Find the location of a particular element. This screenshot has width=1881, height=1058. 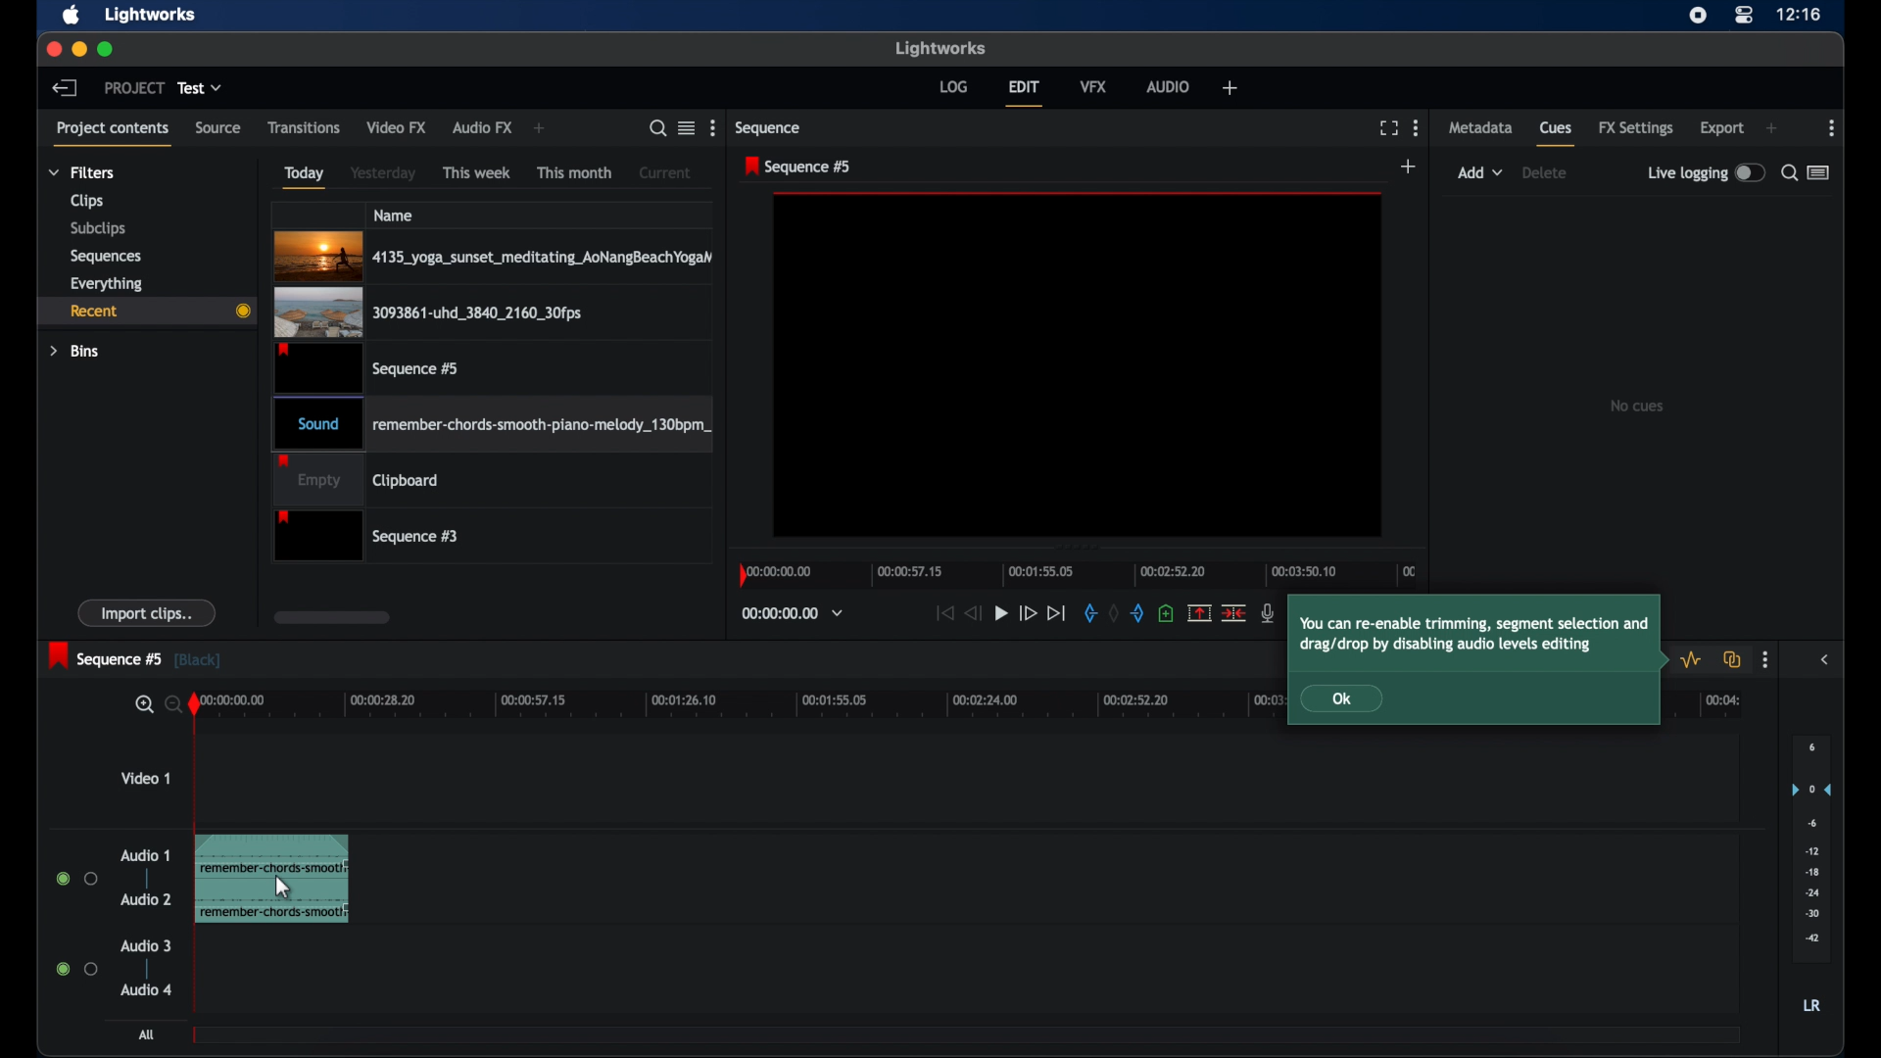

-17.1 db is located at coordinates (318, 857).